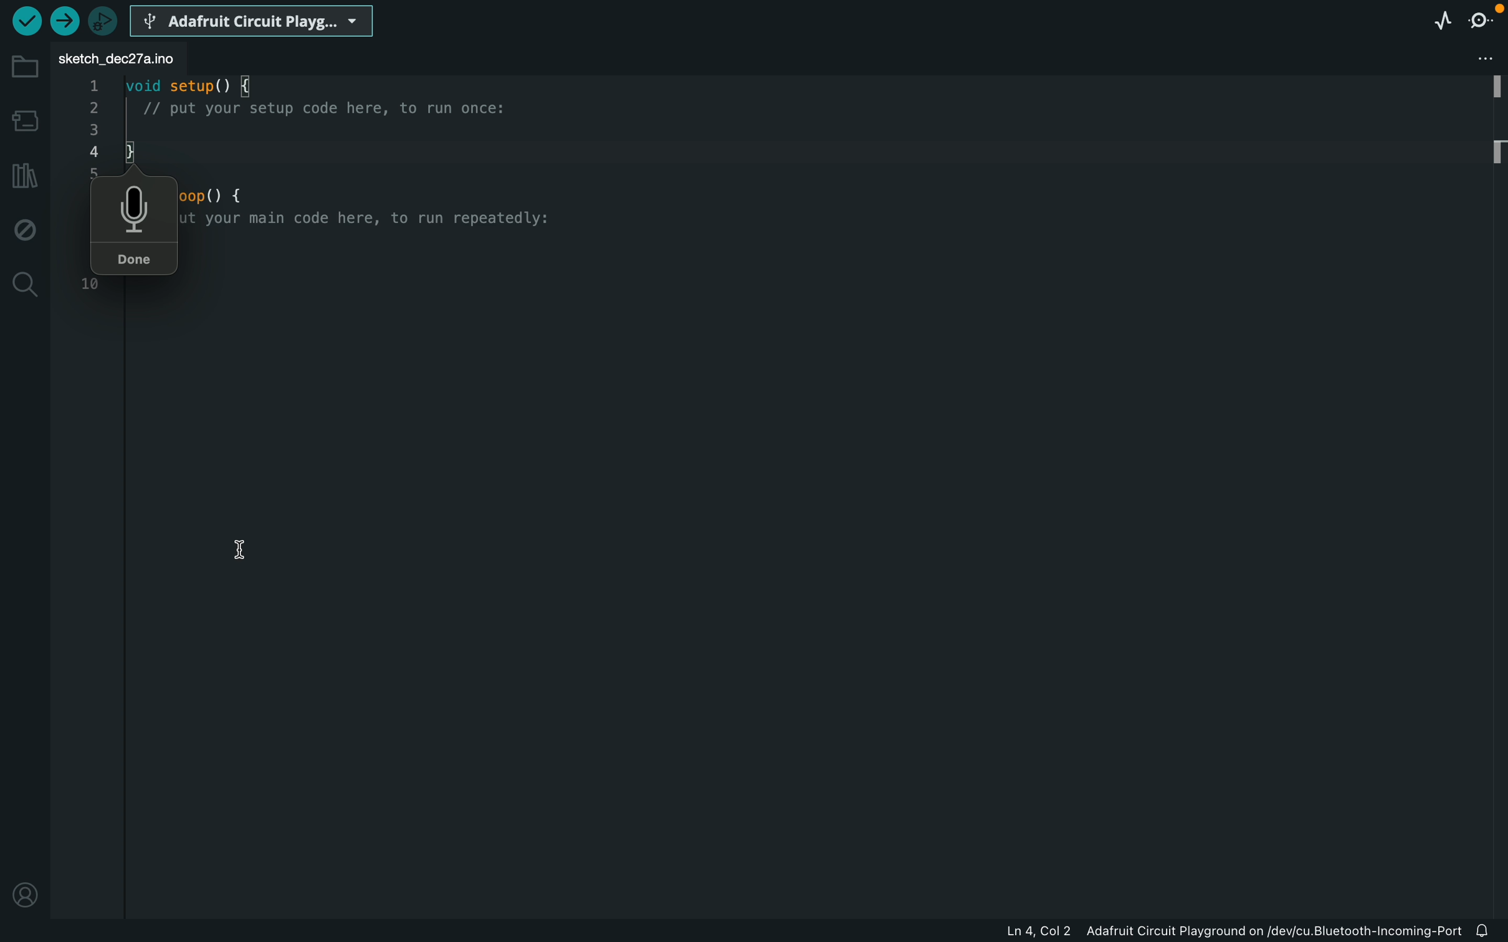  Describe the element at coordinates (135, 207) in the screenshot. I see `mic` at that location.